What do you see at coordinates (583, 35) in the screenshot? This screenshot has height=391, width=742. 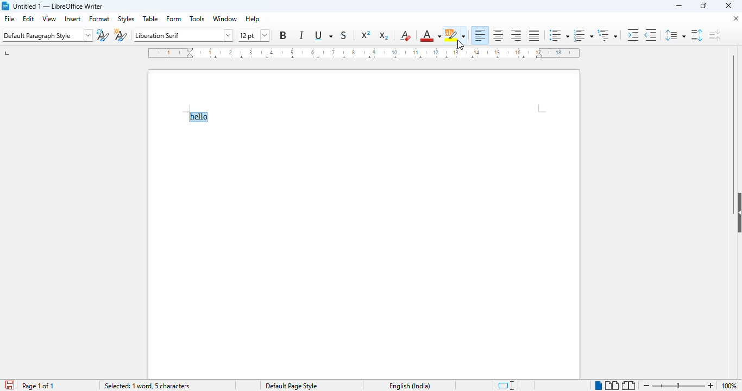 I see `toggle ordered list` at bounding box center [583, 35].